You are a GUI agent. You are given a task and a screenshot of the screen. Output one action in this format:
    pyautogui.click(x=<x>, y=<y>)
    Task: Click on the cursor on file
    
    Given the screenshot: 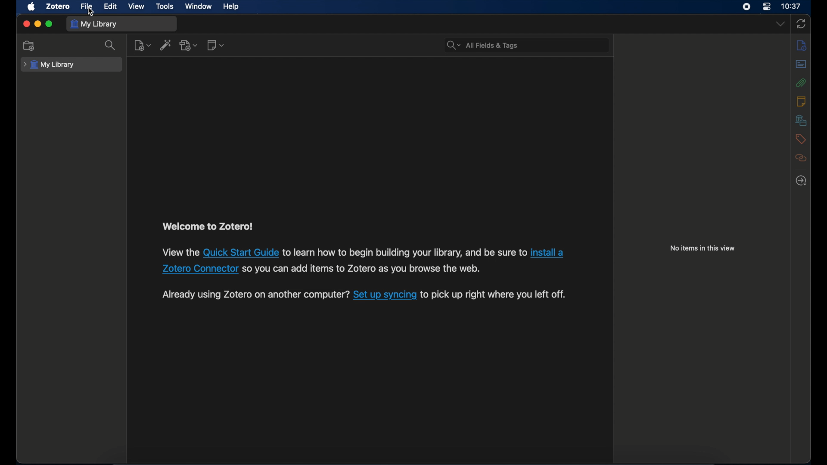 What is the action you would take?
    pyautogui.click(x=91, y=12)
    